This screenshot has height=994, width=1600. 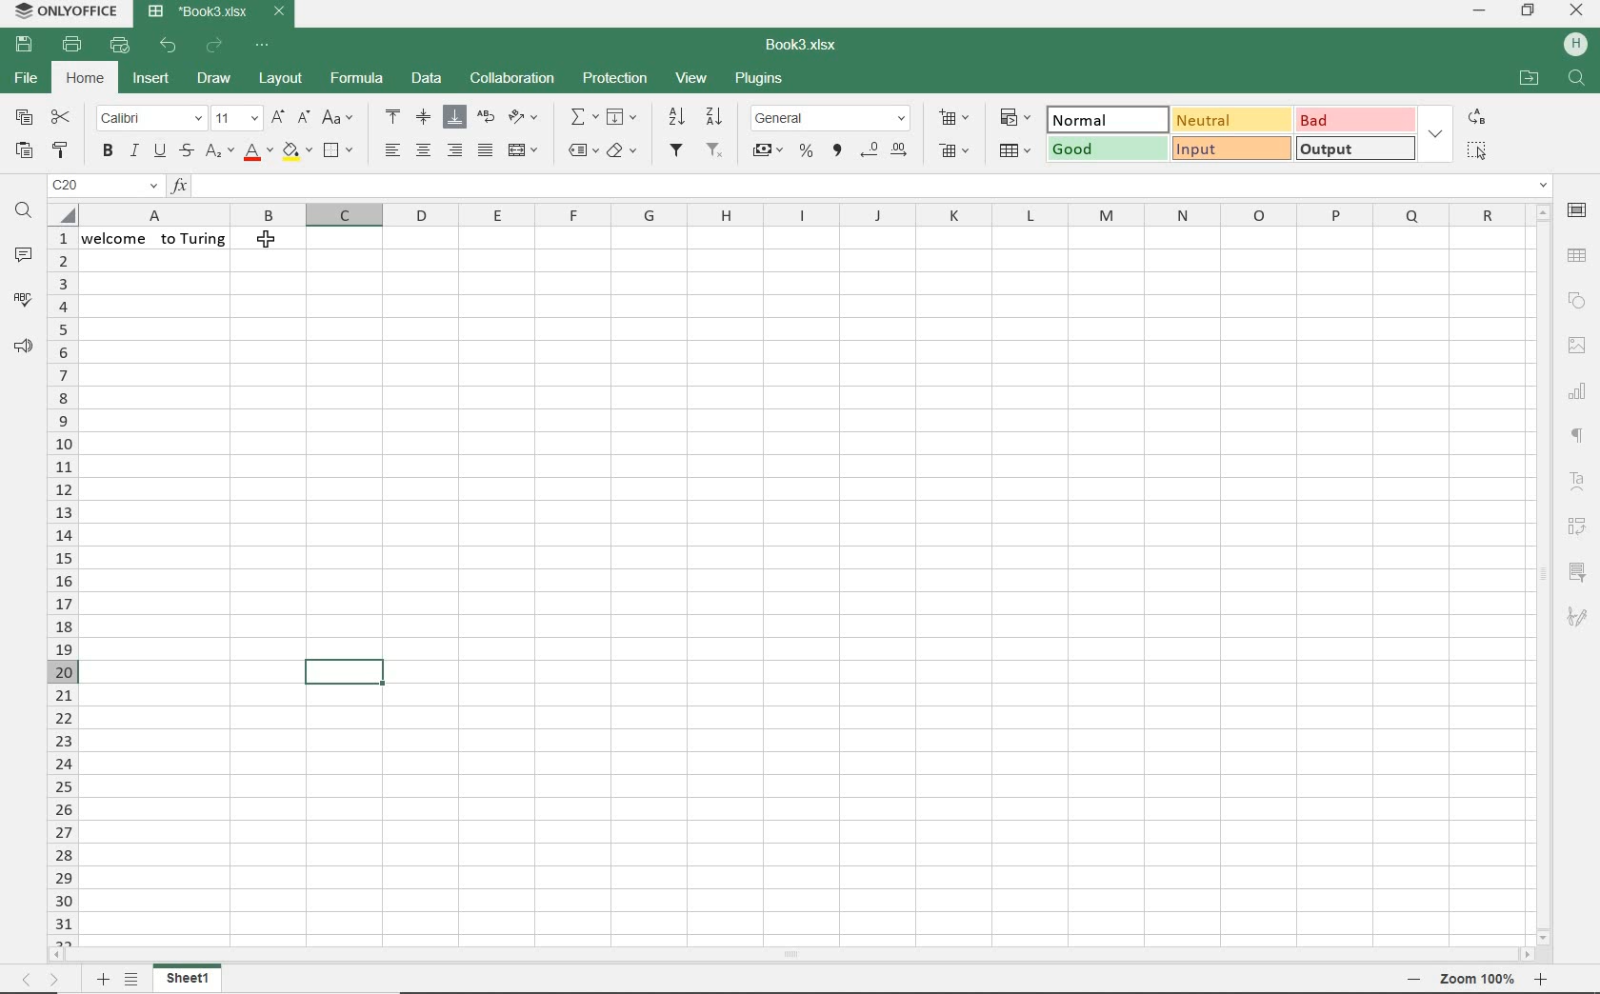 What do you see at coordinates (156, 241) in the screenshot?
I see `text` at bounding box center [156, 241].